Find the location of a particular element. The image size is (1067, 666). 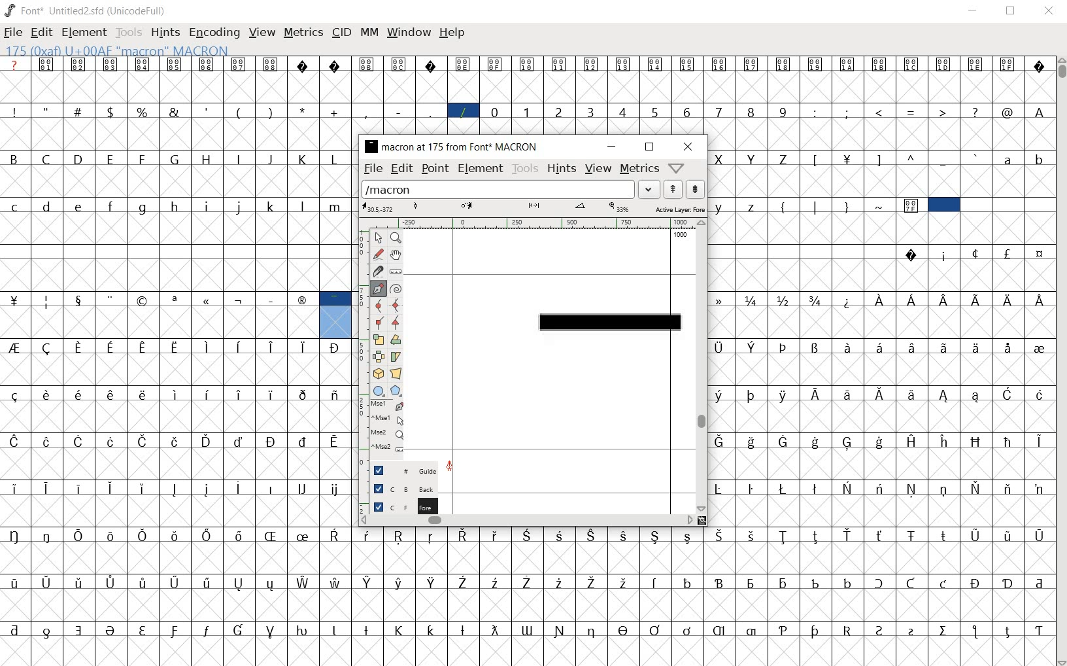

close is located at coordinates (686, 146).